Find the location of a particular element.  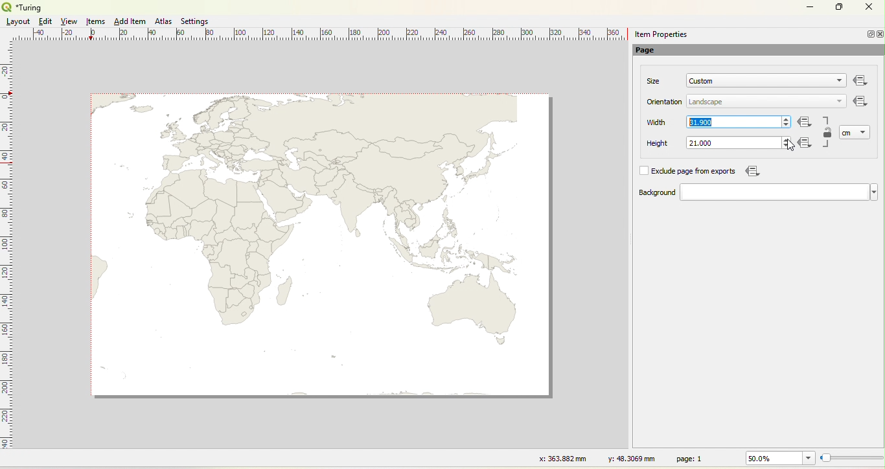

Atlas is located at coordinates (163, 21).